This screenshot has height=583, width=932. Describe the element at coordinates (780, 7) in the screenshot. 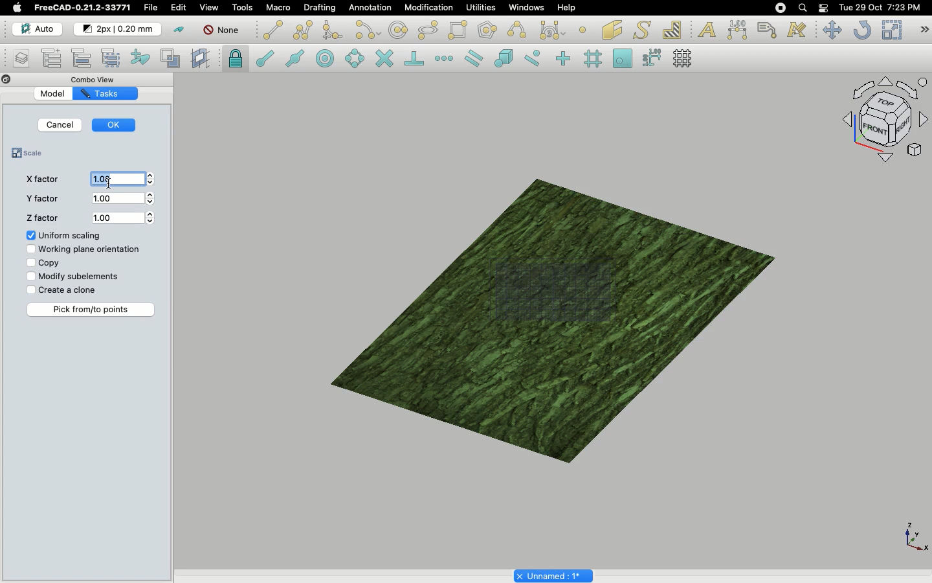

I see `Recording` at that location.